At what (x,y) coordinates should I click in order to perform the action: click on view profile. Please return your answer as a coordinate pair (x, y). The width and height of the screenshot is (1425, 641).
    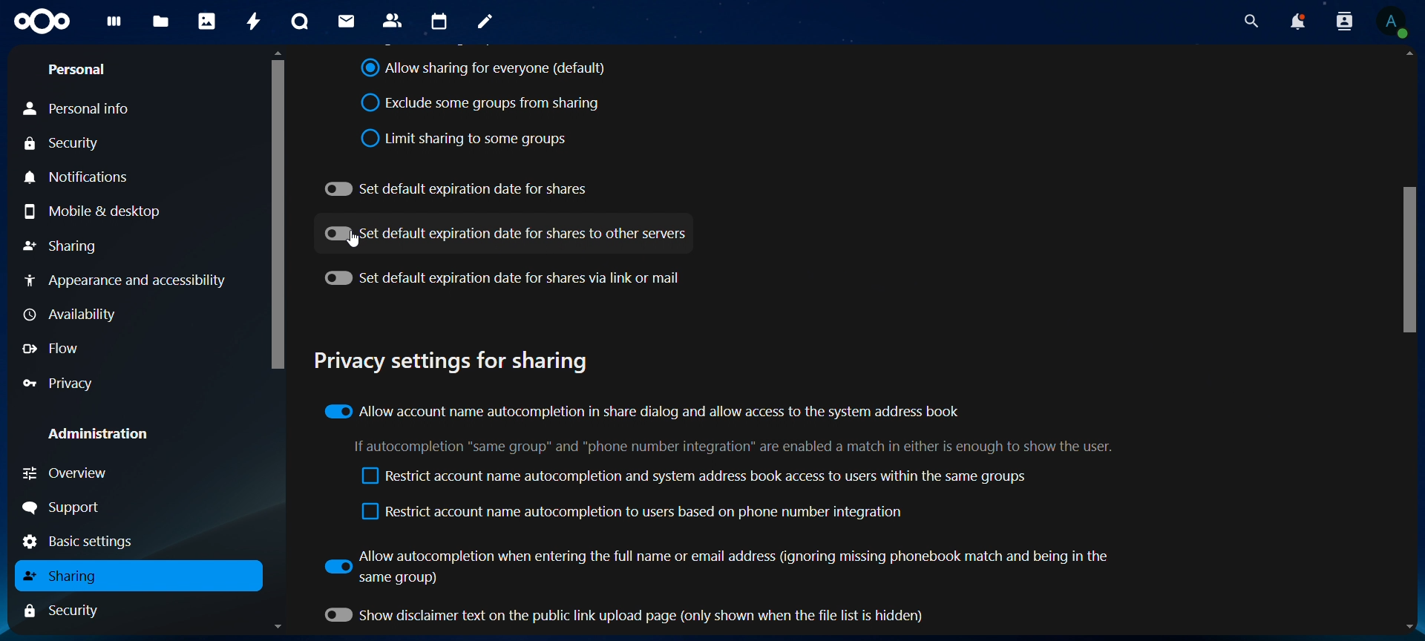
    Looking at the image, I should click on (1393, 24).